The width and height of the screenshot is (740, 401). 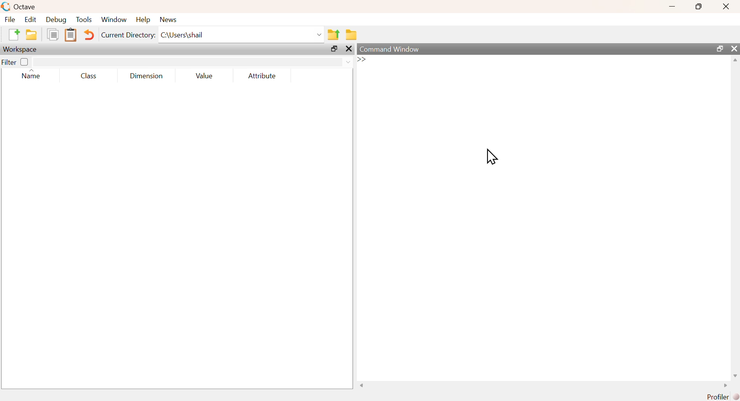 What do you see at coordinates (318, 34) in the screenshot?
I see `dropdown` at bounding box center [318, 34].